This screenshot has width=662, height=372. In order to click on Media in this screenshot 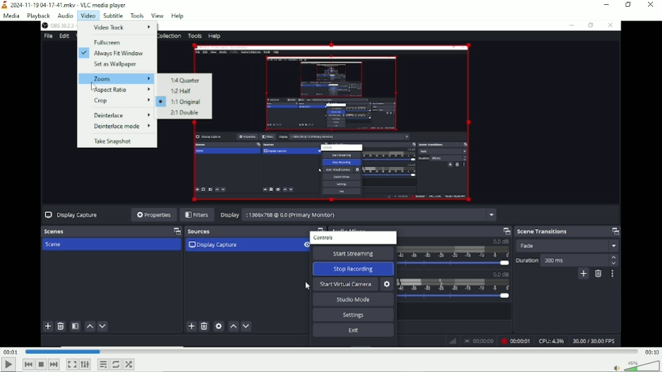, I will do `click(11, 17)`.